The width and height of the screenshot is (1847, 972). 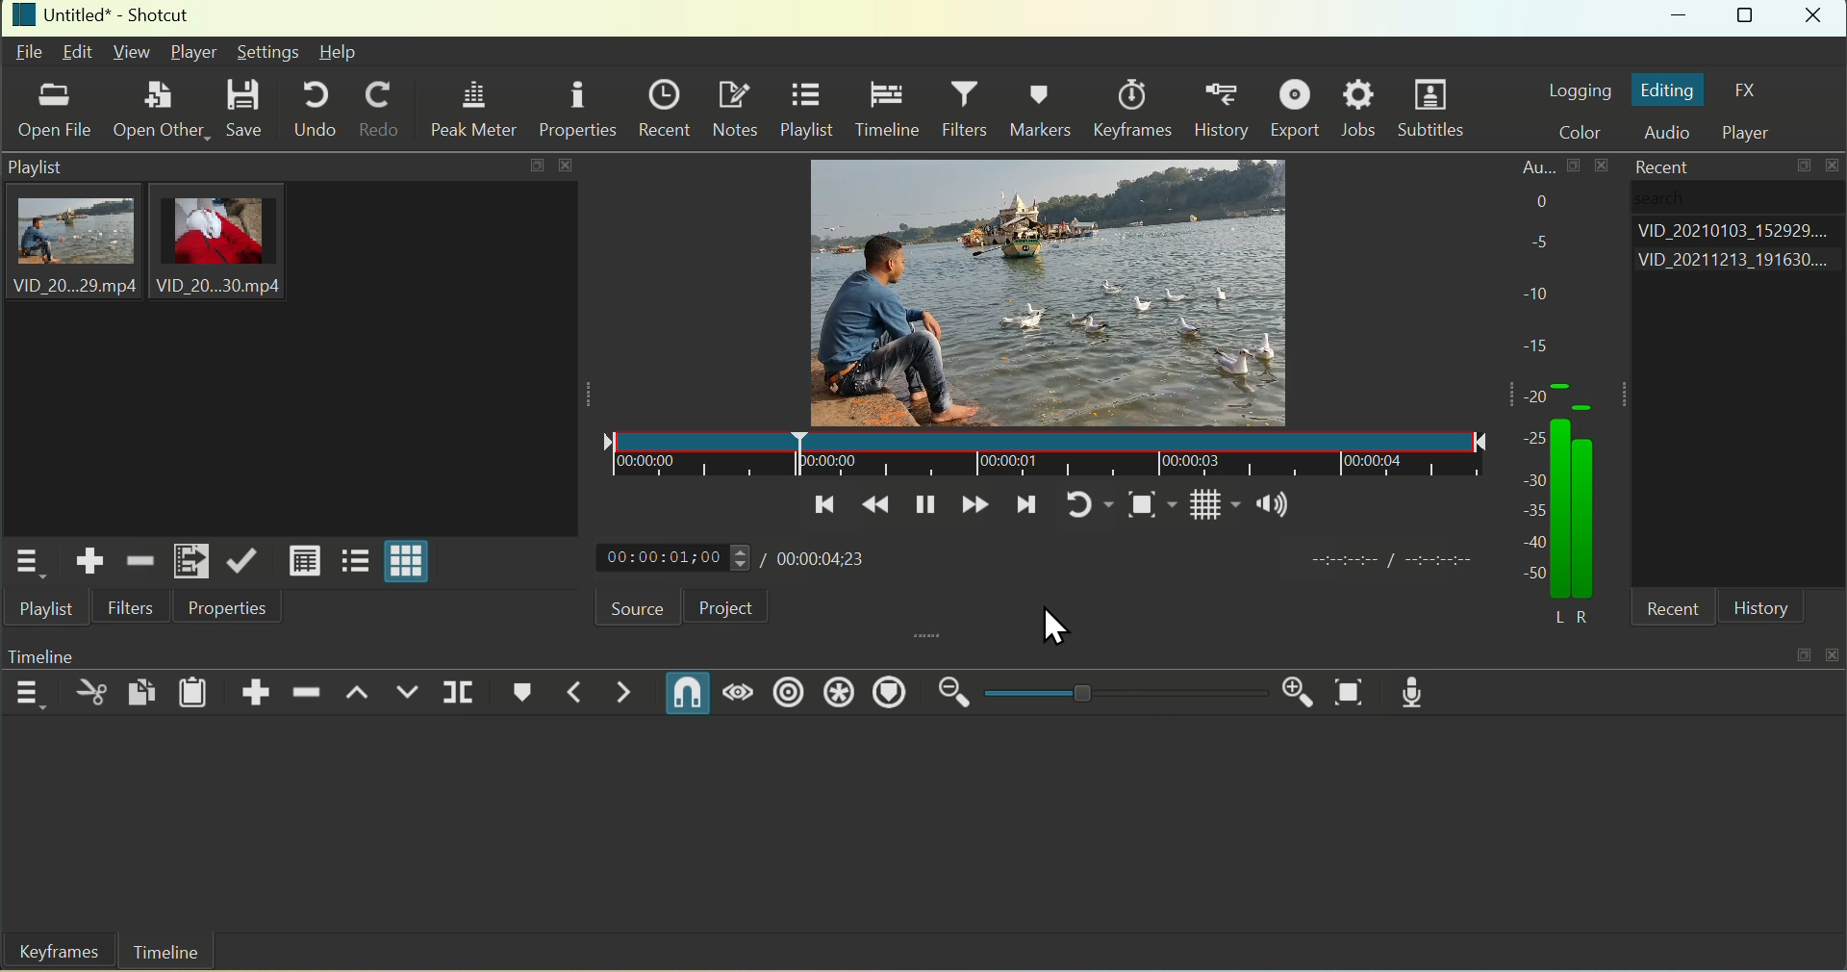 What do you see at coordinates (622, 606) in the screenshot?
I see `Source` at bounding box center [622, 606].